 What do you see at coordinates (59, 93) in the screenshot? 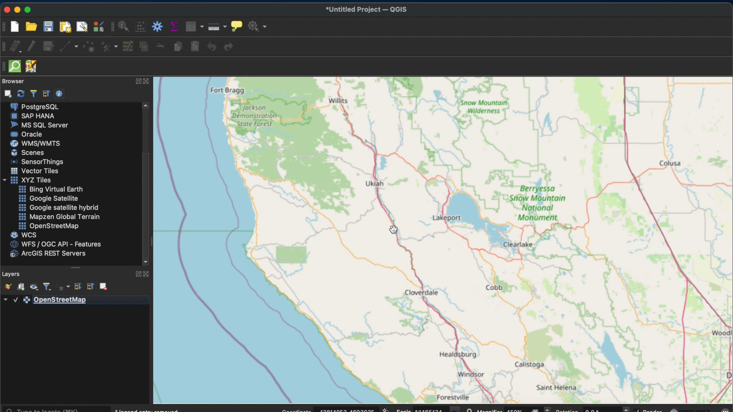
I see `enable/ disable properties widget` at bounding box center [59, 93].